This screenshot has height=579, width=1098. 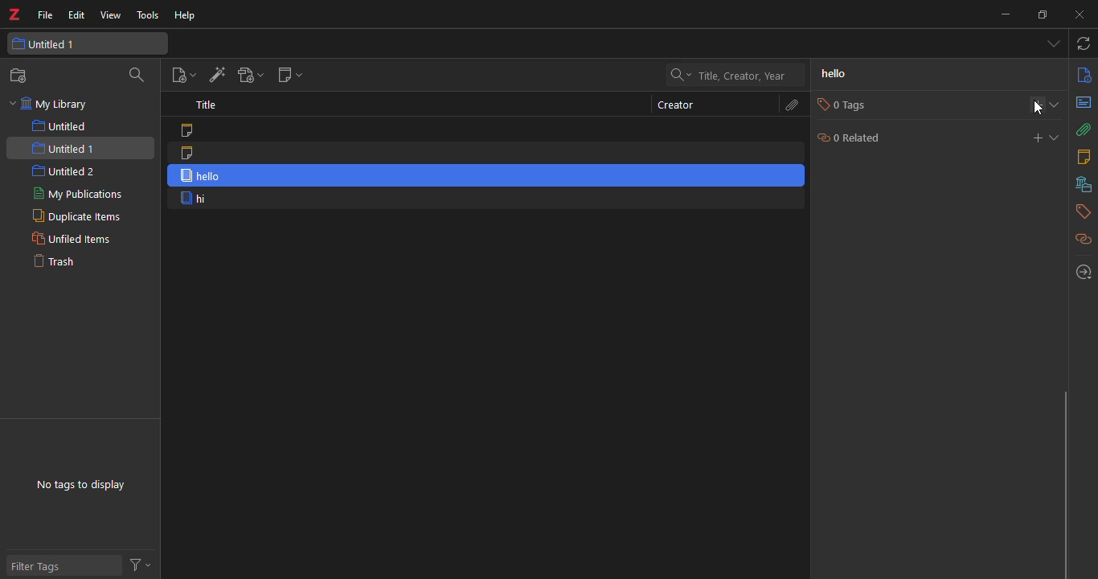 What do you see at coordinates (45, 565) in the screenshot?
I see `filter tags` at bounding box center [45, 565].